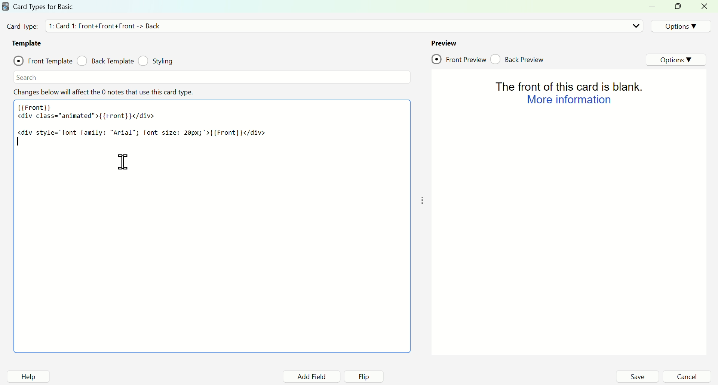  Describe the element at coordinates (637, 376) in the screenshot. I see `save` at that location.